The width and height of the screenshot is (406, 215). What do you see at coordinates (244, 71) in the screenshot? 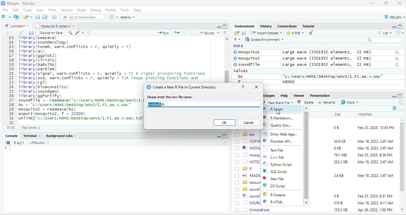
I see `values` at bounding box center [244, 71].